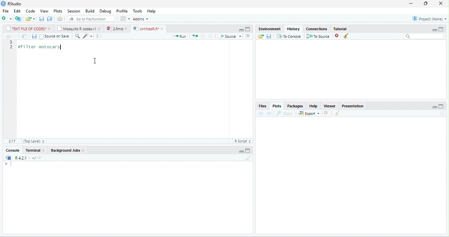 This screenshot has width=449, height=237. I want to click on Addins, so click(140, 19).